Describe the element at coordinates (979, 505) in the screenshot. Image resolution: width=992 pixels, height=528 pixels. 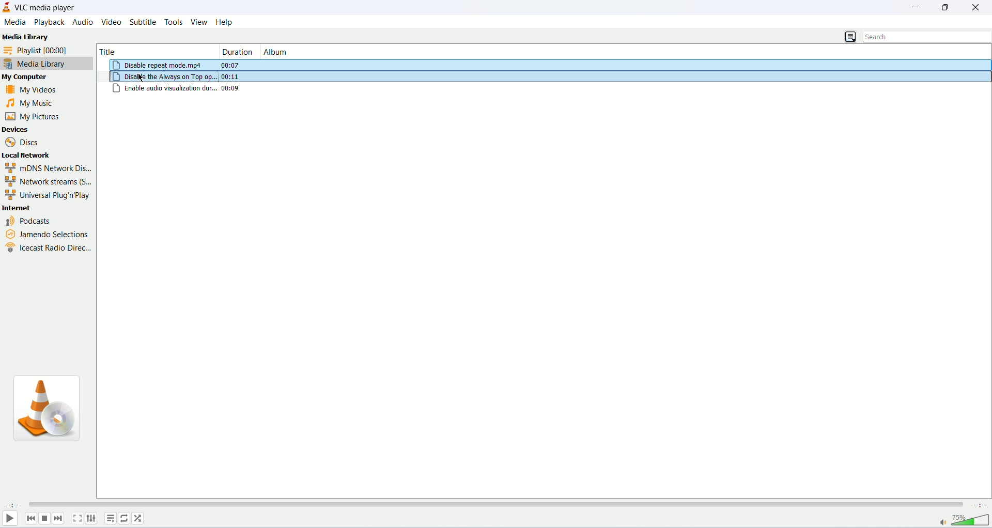
I see `remaining time` at that location.